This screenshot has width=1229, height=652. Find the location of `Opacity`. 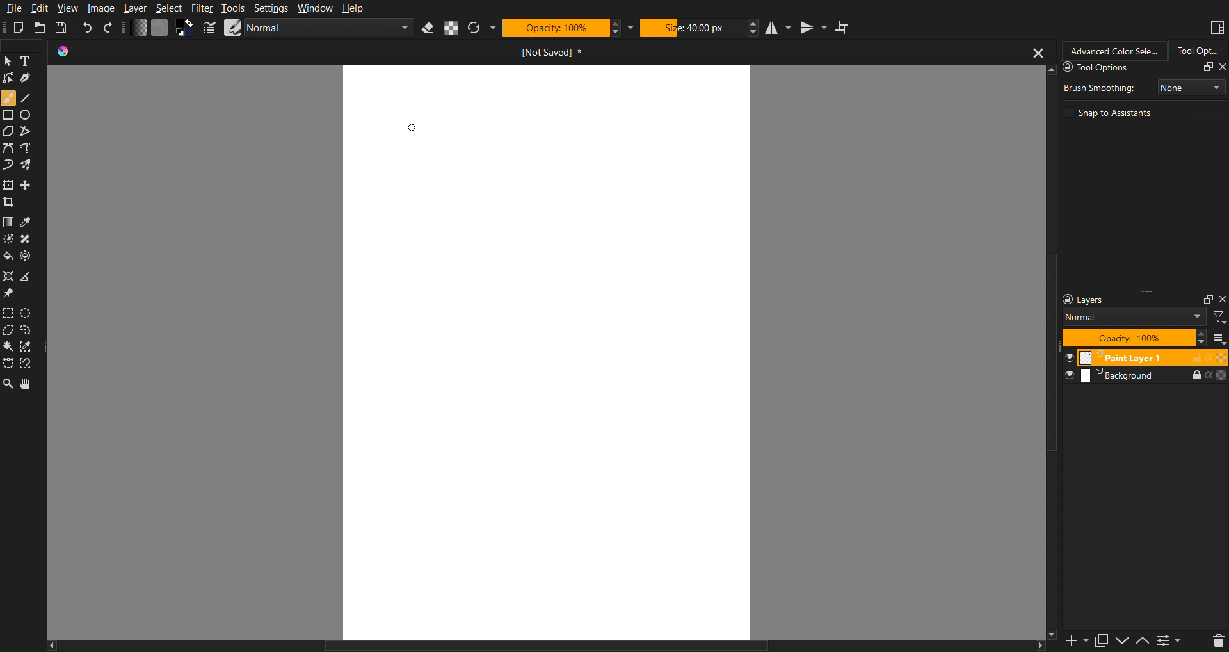

Opacity is located at coordinates (1129, 337).